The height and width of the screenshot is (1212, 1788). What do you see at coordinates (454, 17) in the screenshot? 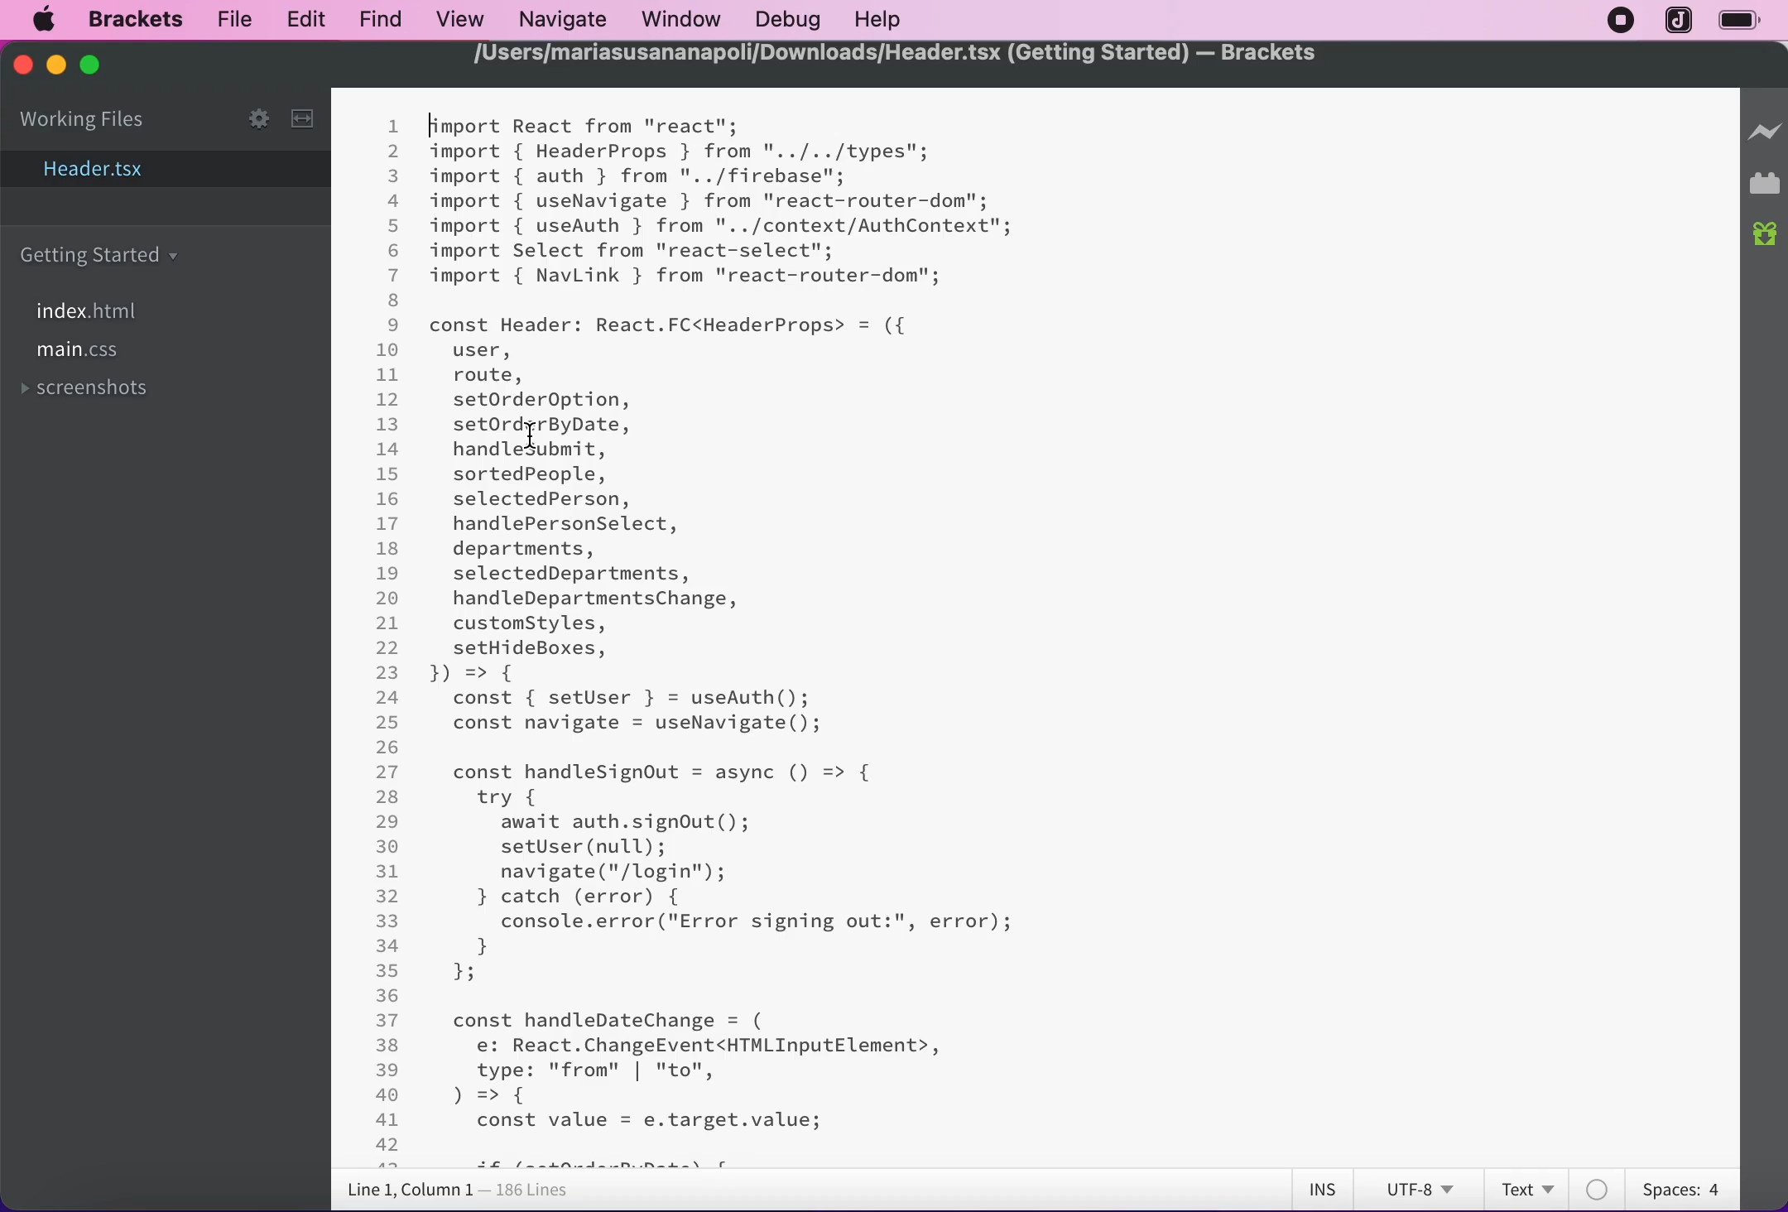
I see `view` at bounding box center [454, 17].